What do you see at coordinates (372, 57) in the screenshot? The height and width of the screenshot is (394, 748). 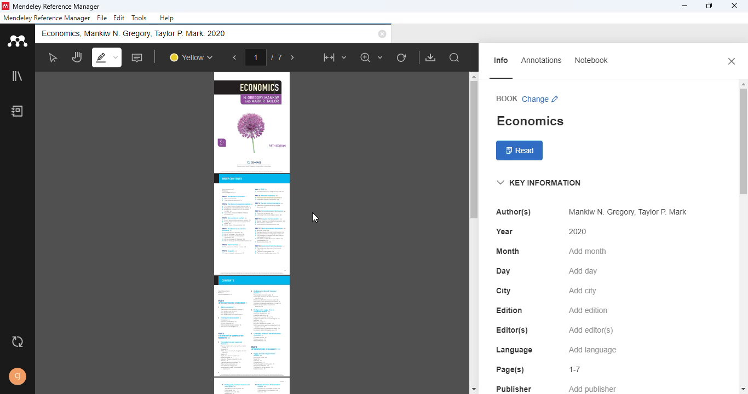 I see `zoom in & out` at bounding box center [372, 57].